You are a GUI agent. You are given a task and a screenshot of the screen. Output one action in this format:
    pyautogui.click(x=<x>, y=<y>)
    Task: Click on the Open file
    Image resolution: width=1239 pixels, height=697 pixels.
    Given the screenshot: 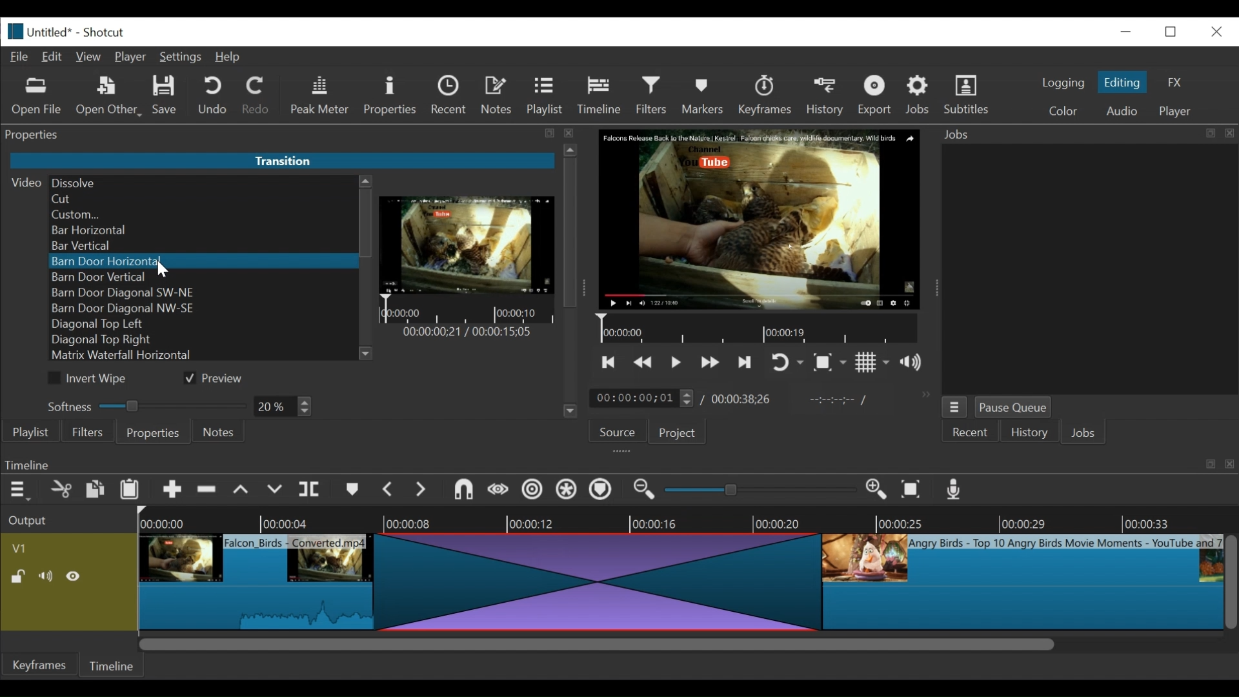 What is the action you would take?
    pyautogui.click(x=37, y=97)
    